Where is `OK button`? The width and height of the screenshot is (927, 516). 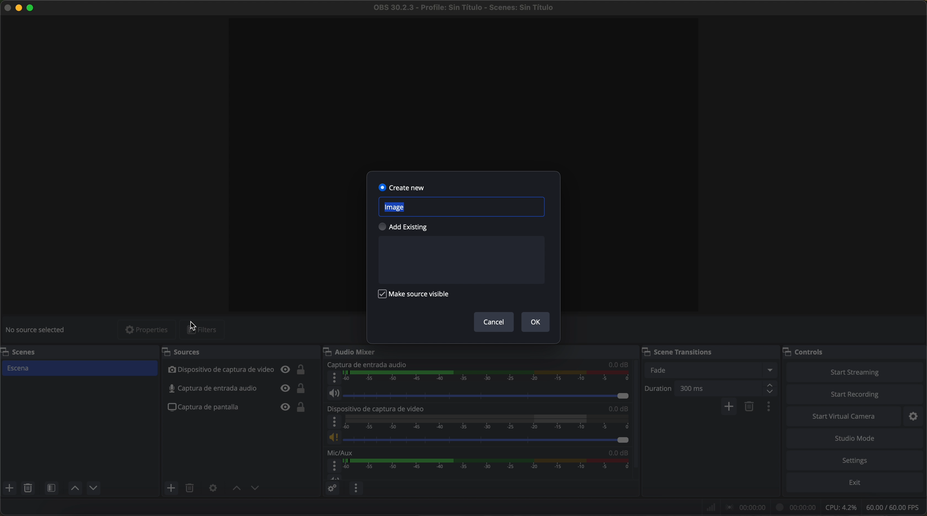
OK button is located at coordinates (536, 322).